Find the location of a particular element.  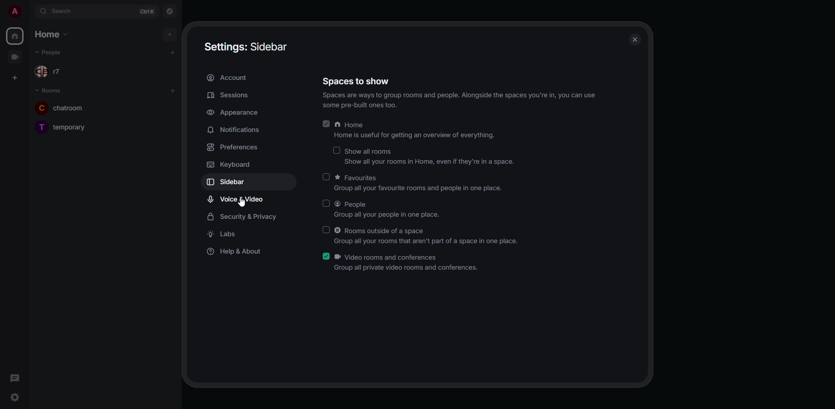

favorites is located at coordinates (421, 184).